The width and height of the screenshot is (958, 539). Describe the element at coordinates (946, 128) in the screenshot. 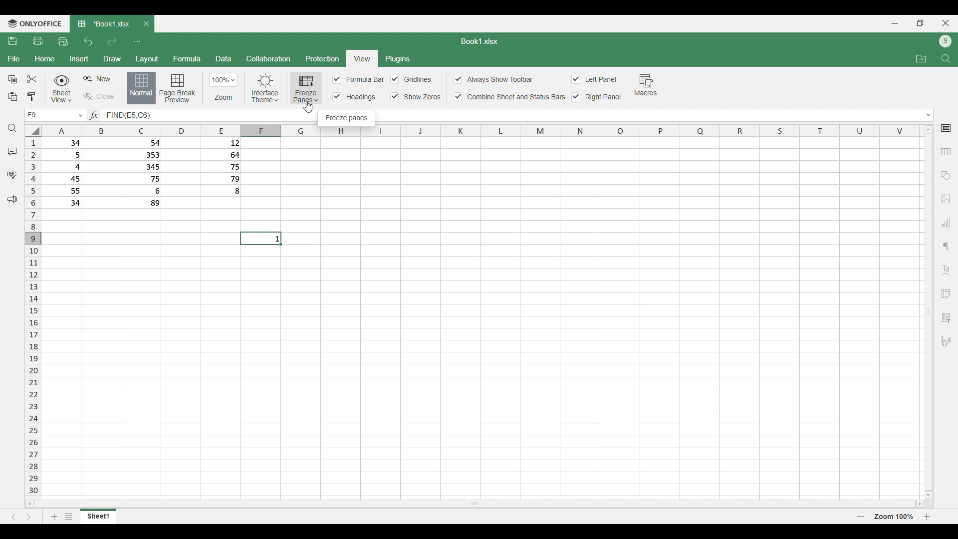

I see `Cell settings` at that location.